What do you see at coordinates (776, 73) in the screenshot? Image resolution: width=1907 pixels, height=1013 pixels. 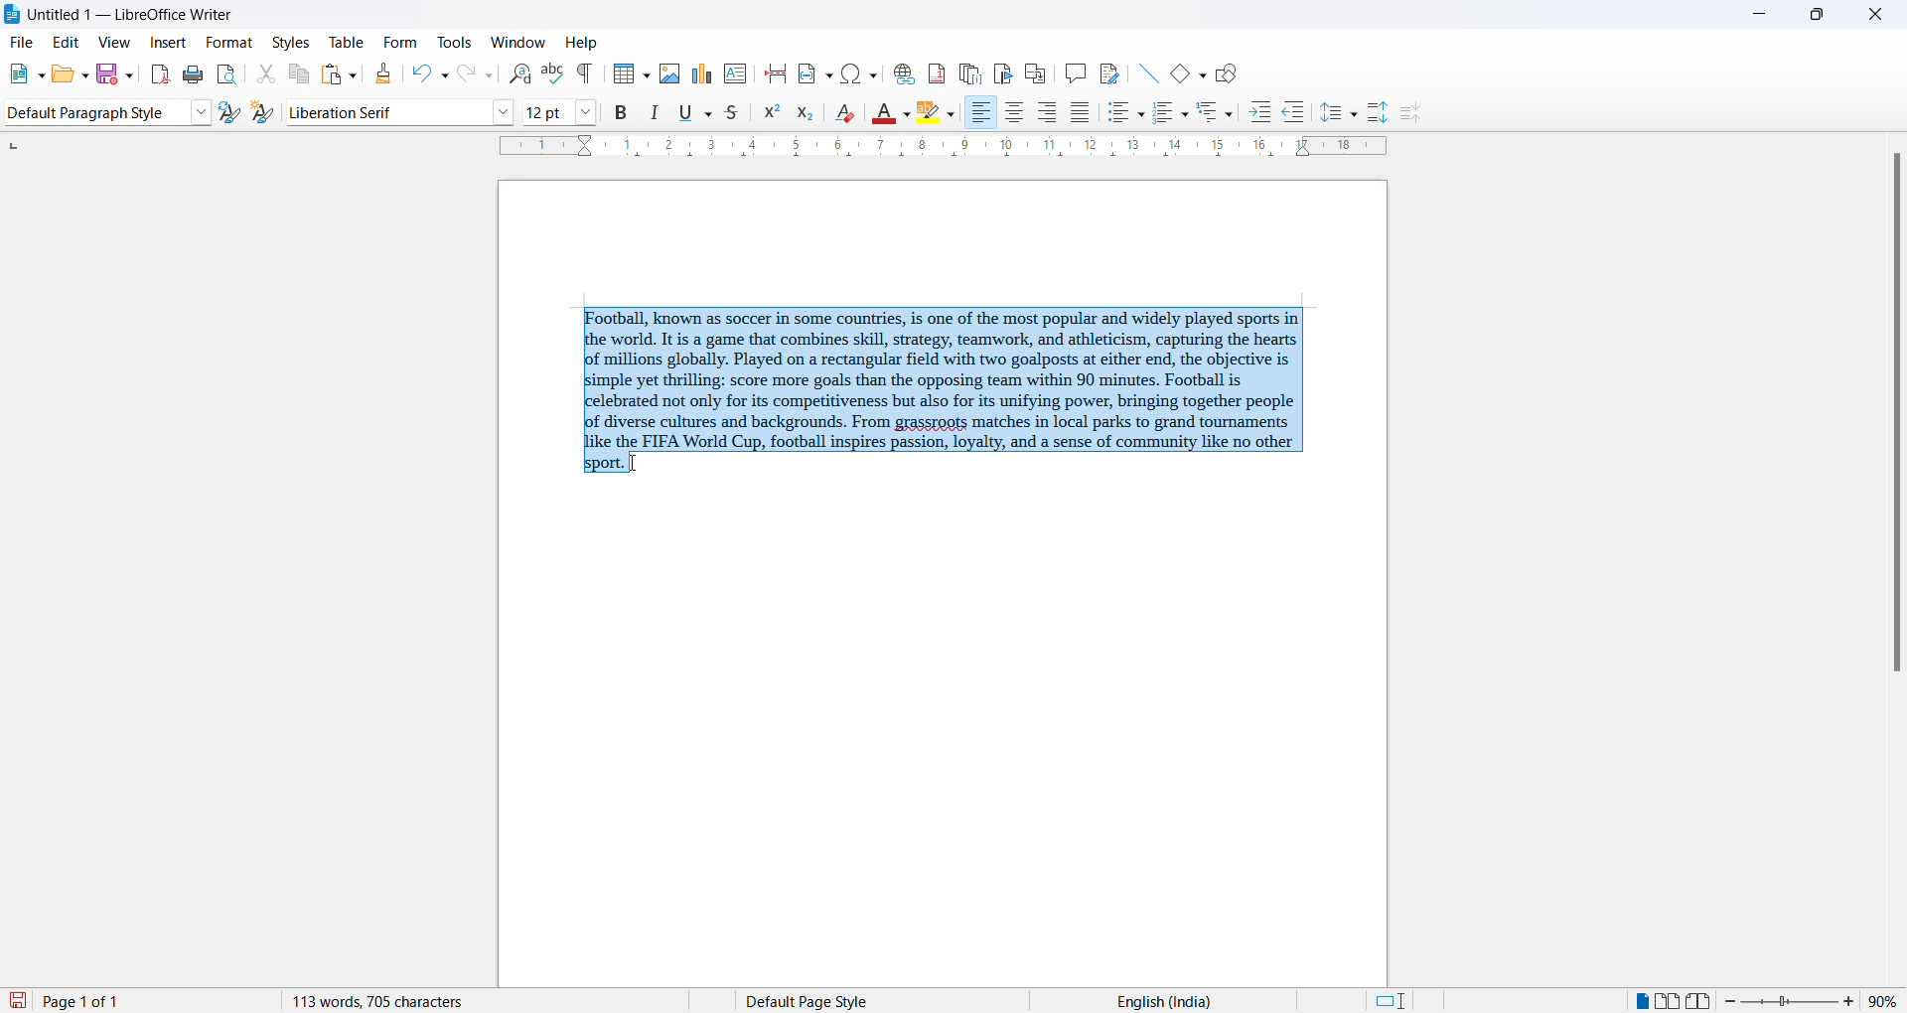 I see `page break` at bounding box center [776, 73].